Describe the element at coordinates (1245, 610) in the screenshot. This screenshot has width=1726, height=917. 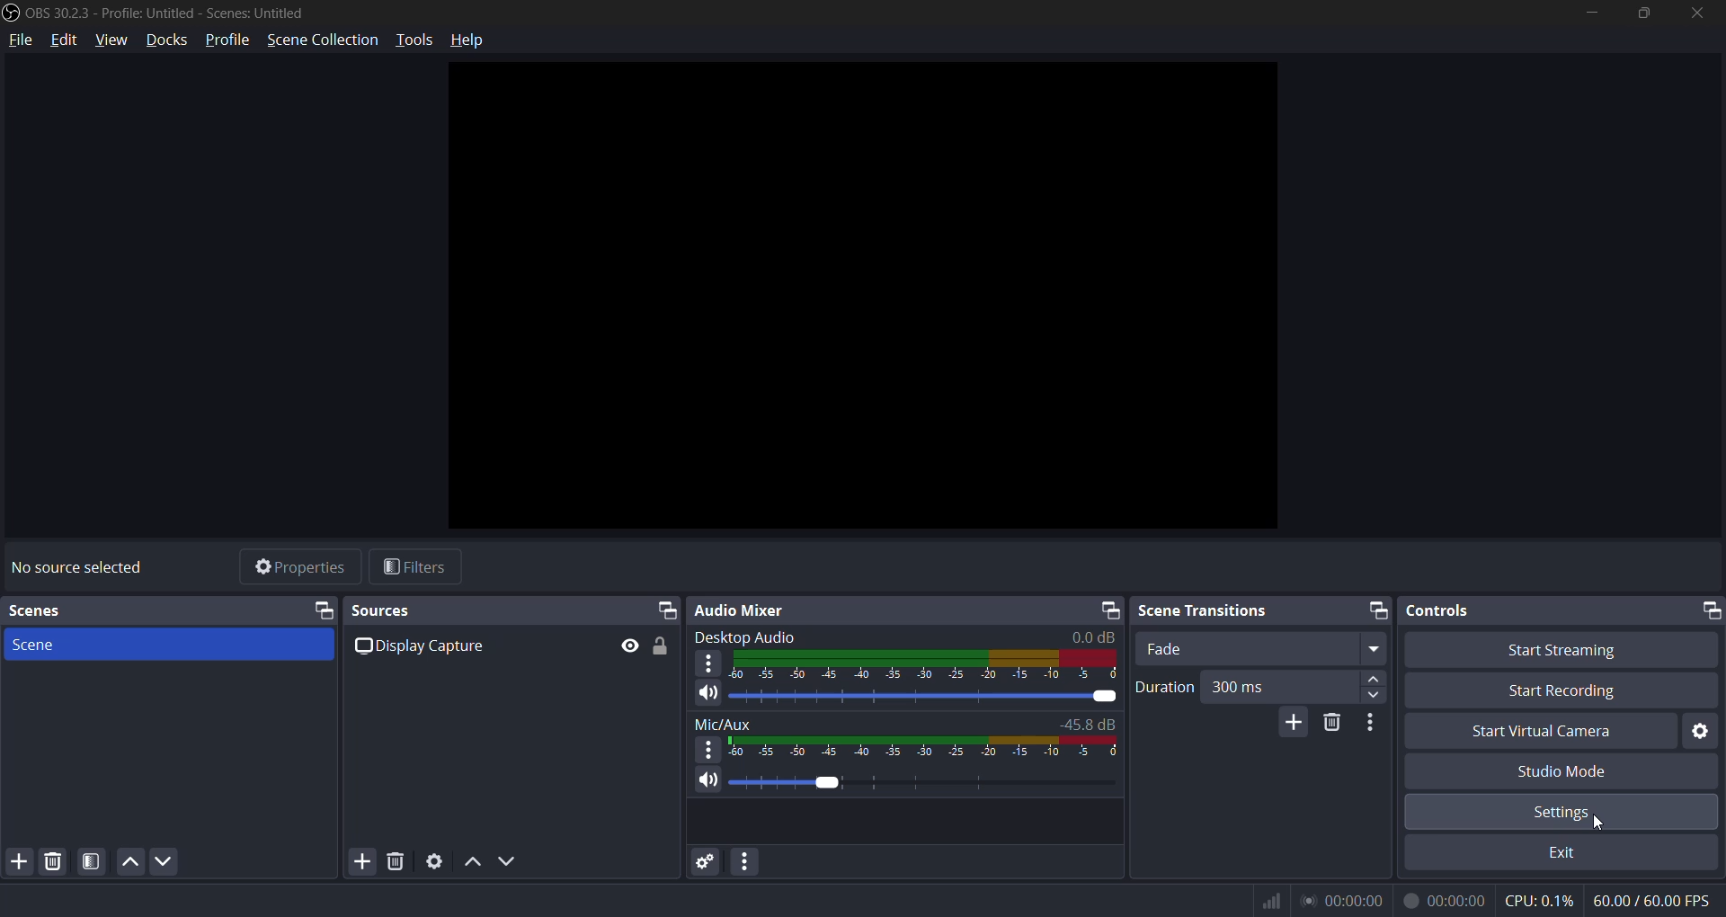
I see `scene transitions` at that location.